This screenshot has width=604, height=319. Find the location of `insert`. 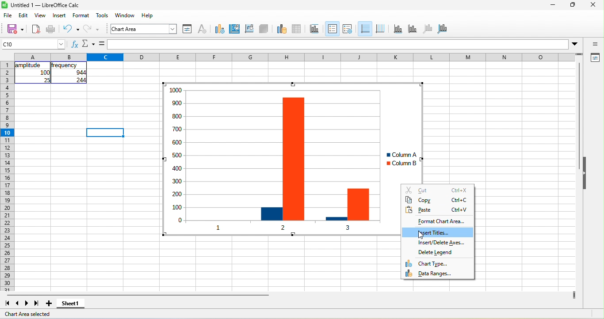

insert is located at coordinates (59, 15).